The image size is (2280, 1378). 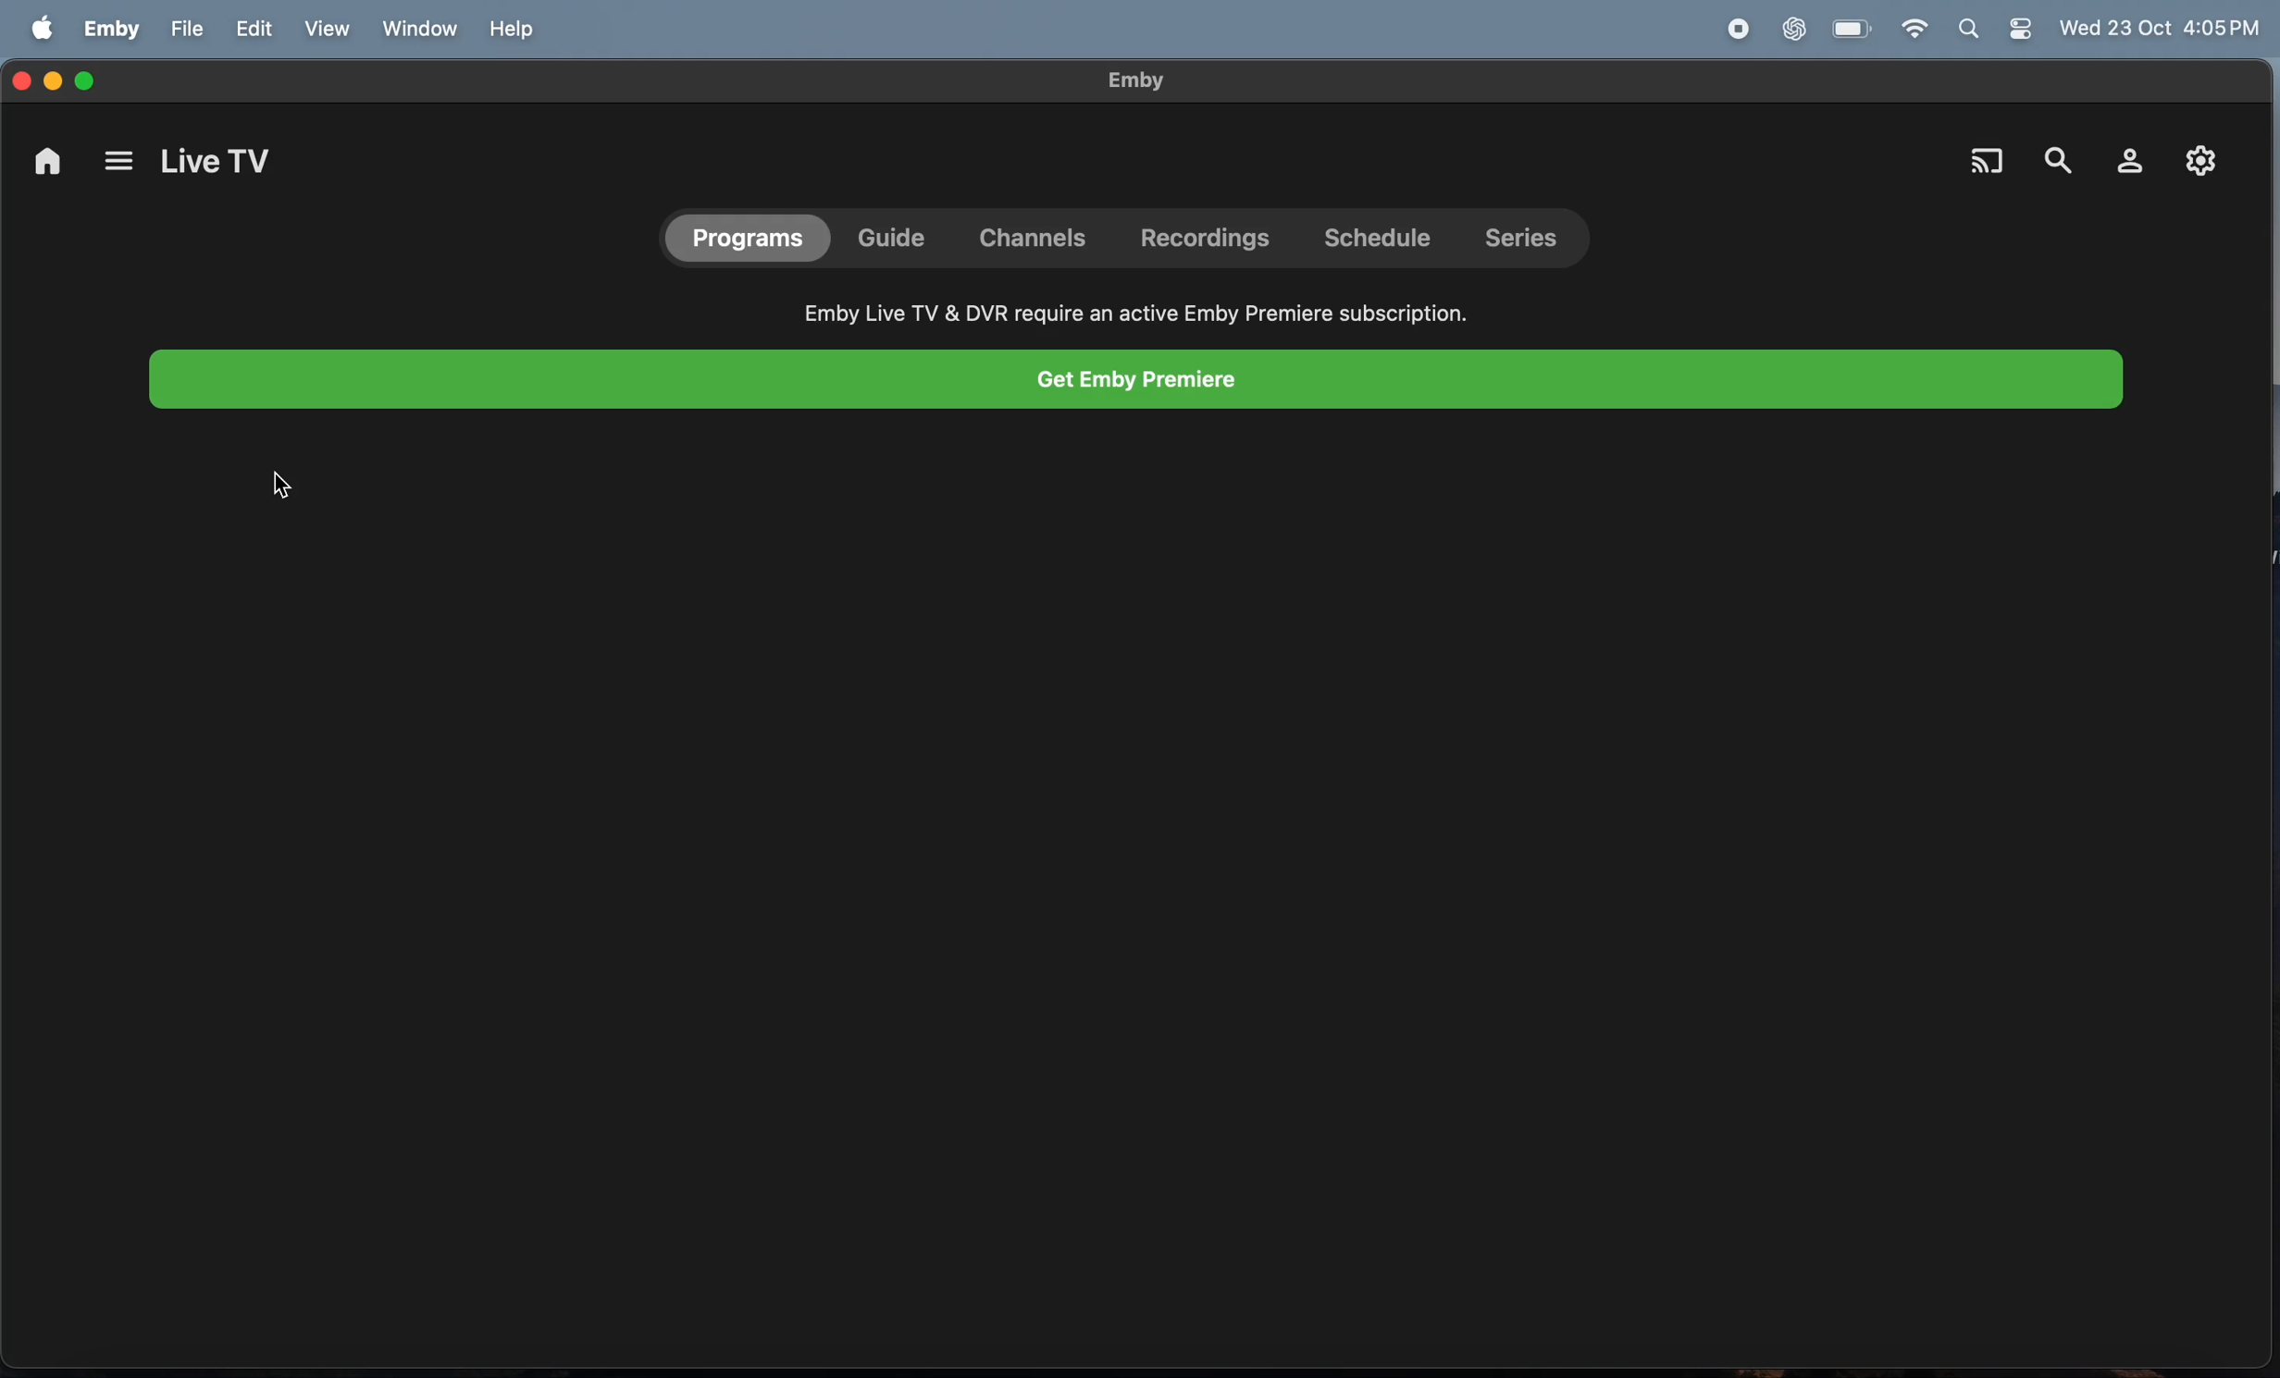 I want to click on cast, so click(x=1989, y=162).